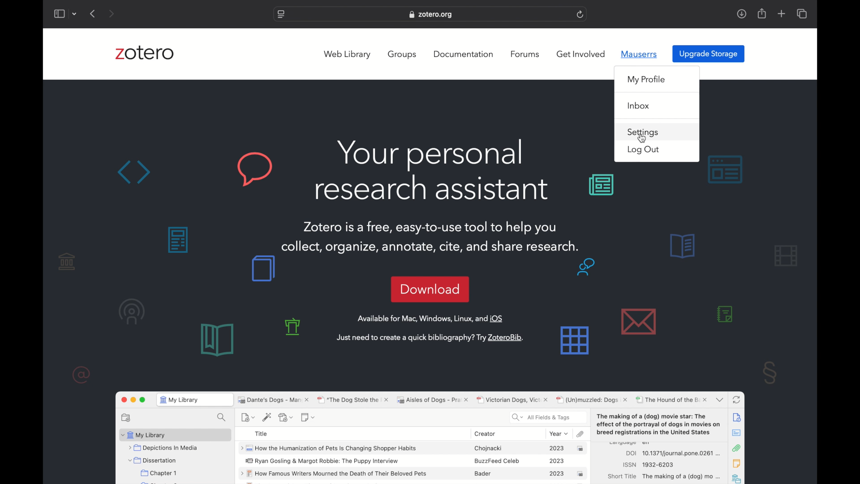 This screenshot has height=484, width=860. What do you see at coordinates (762, 14) in the screenshot?
I see `share` at bounding box center [762, 14].